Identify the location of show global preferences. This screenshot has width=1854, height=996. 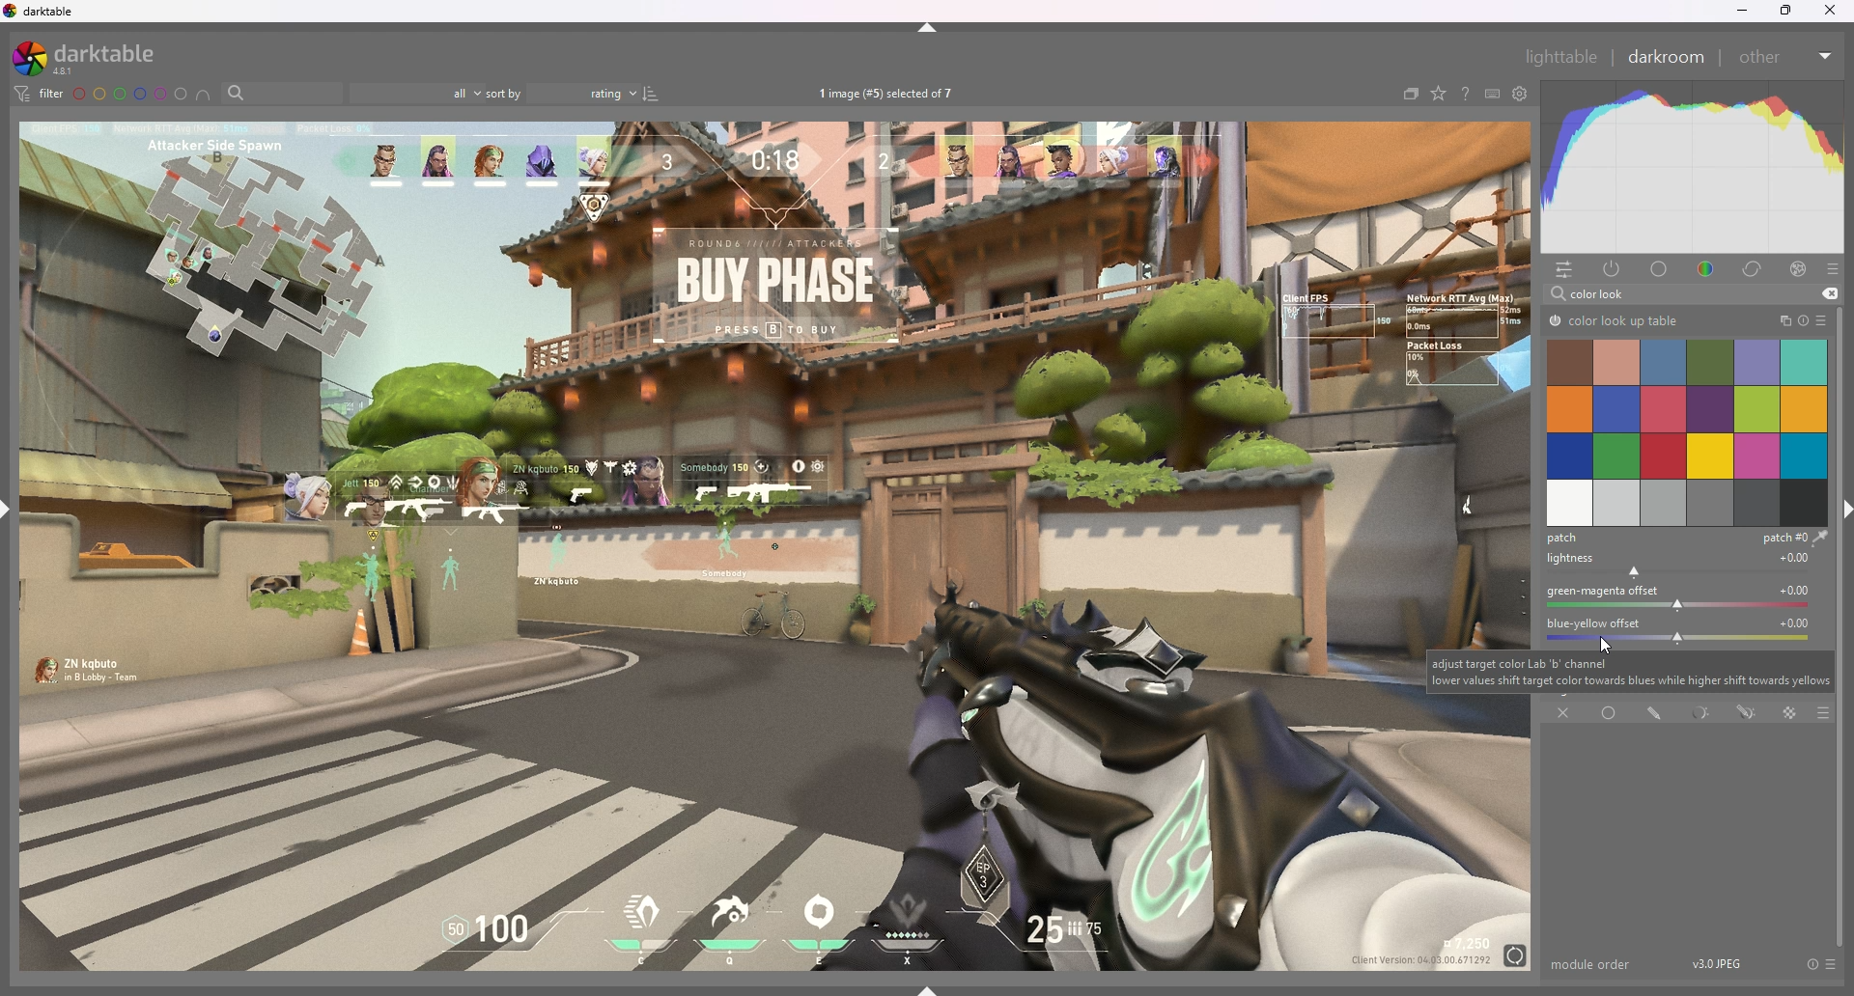
(1521, 94).